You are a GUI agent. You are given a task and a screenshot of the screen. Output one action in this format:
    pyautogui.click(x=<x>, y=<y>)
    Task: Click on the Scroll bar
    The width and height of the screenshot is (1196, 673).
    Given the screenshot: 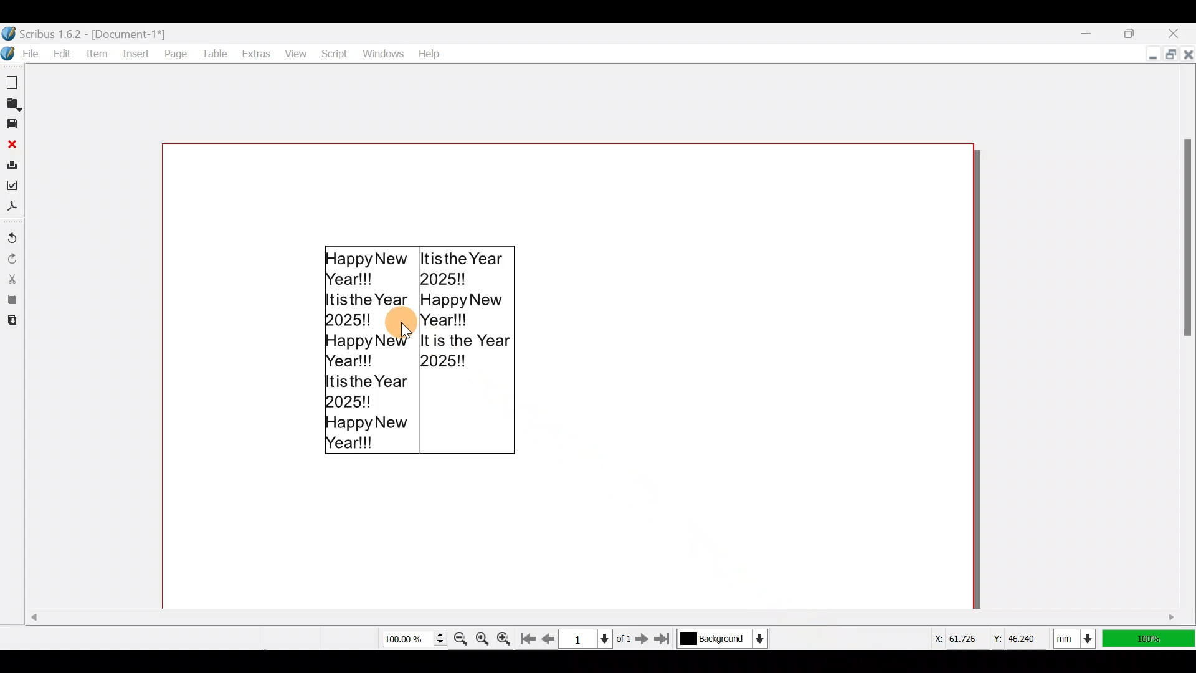 What is the action you would take?
    pyautogui.click(x=1189, y=344)
    